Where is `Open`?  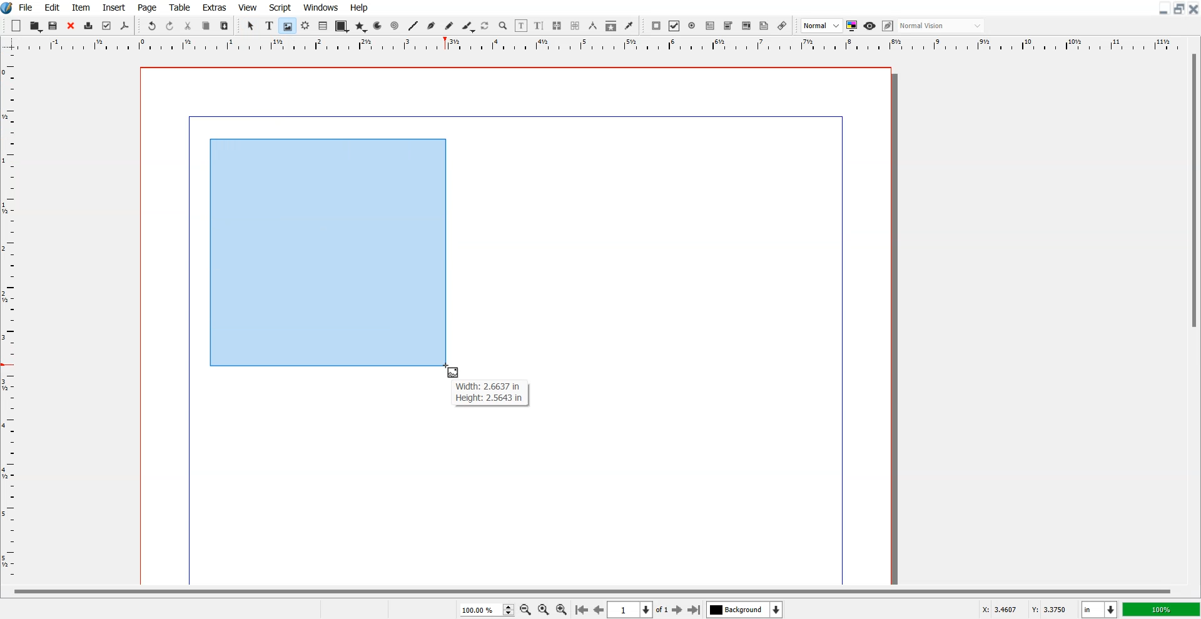 Open is located at coordinates (36, 26).